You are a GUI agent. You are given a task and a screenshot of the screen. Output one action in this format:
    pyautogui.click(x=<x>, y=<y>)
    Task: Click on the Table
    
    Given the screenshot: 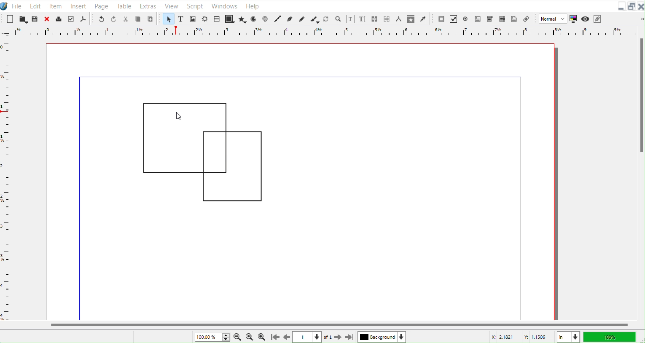 What is the action you would take?
    pyautogui.click(x=217, y=19)
    